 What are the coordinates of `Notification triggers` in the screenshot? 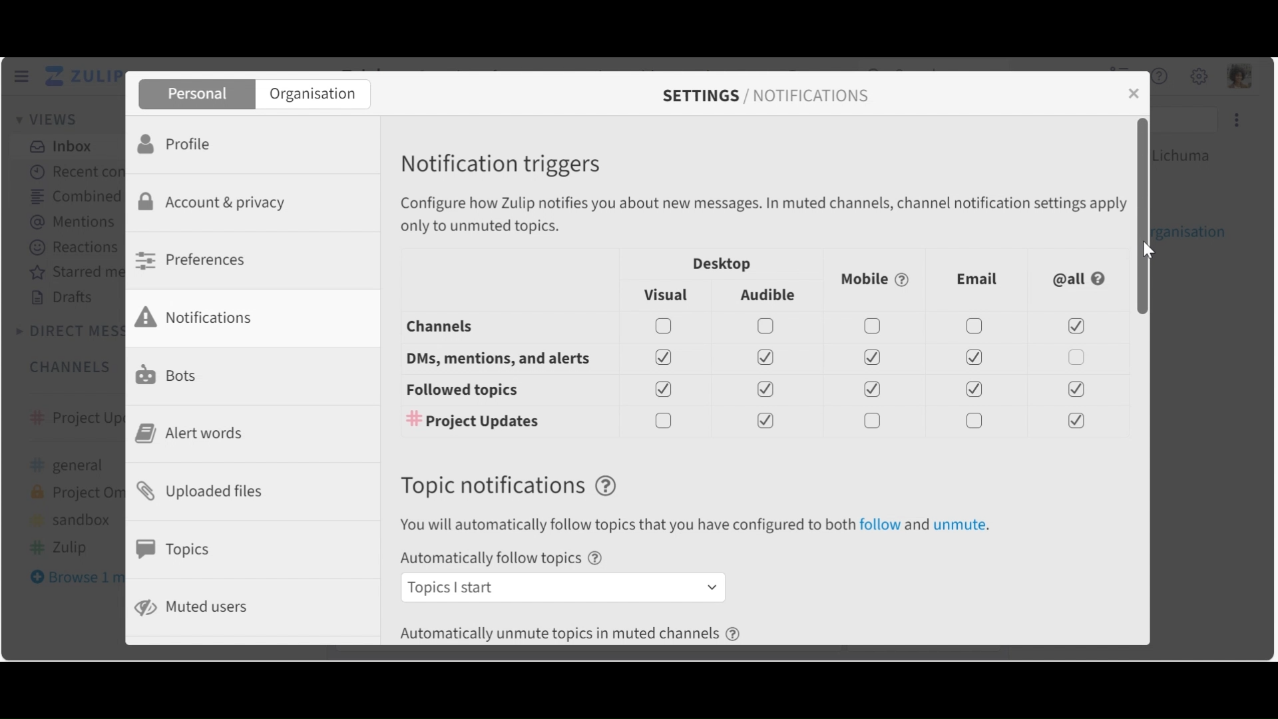 It's located at (504, 165).